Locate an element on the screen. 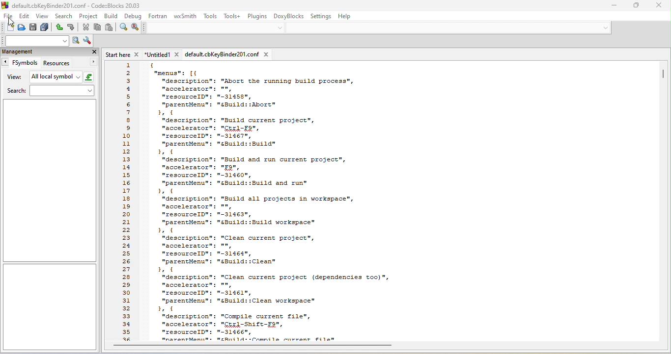 The image size is (671, 354). resources is located at coordinates (69, 62).